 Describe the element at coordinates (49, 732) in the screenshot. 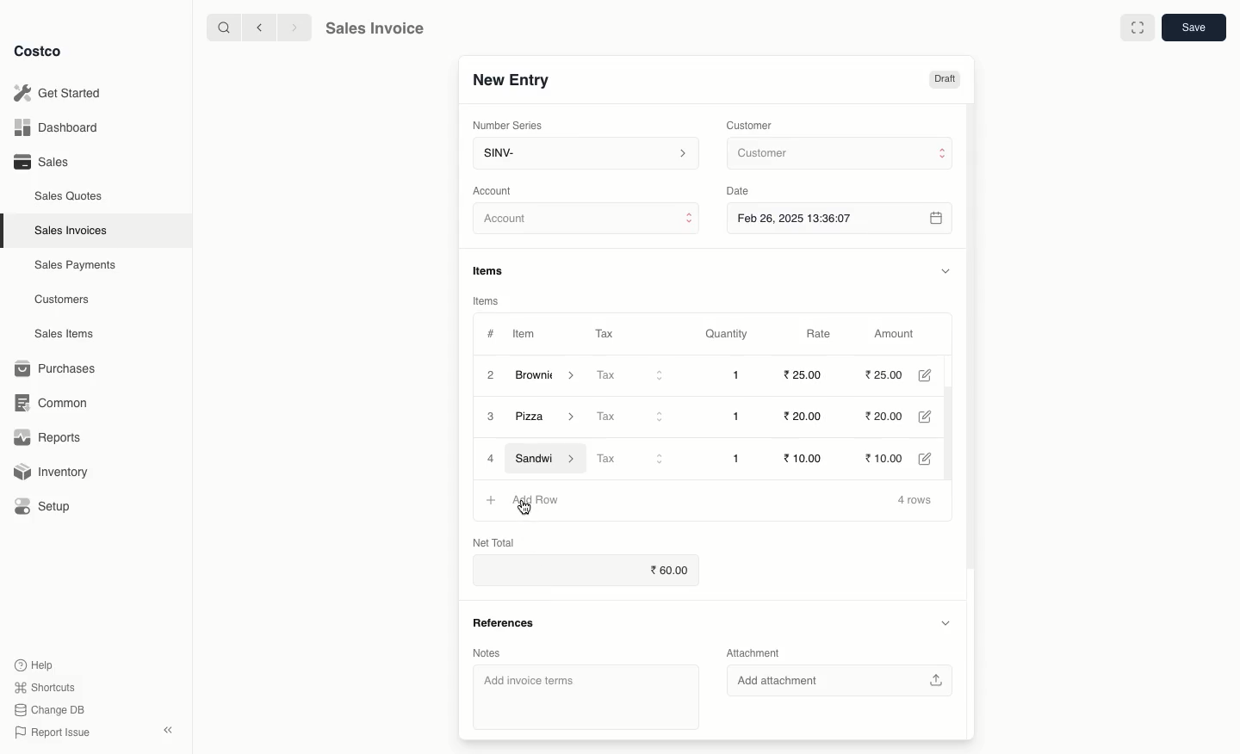

I see `Report Issue` at that location.